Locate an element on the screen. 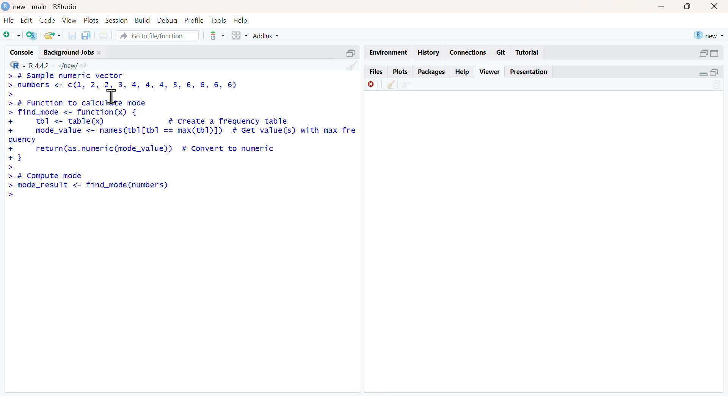  close is located at coordinates (100, 53).